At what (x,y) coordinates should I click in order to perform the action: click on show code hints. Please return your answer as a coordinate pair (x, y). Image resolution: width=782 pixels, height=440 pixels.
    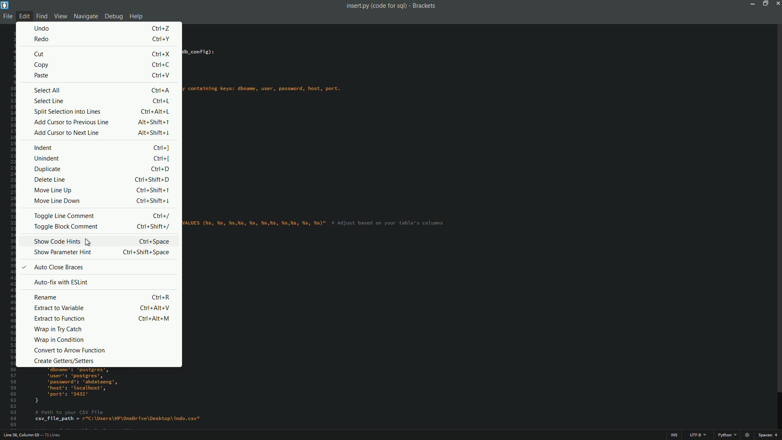
    Looking at the image, I should click on (57, 242).